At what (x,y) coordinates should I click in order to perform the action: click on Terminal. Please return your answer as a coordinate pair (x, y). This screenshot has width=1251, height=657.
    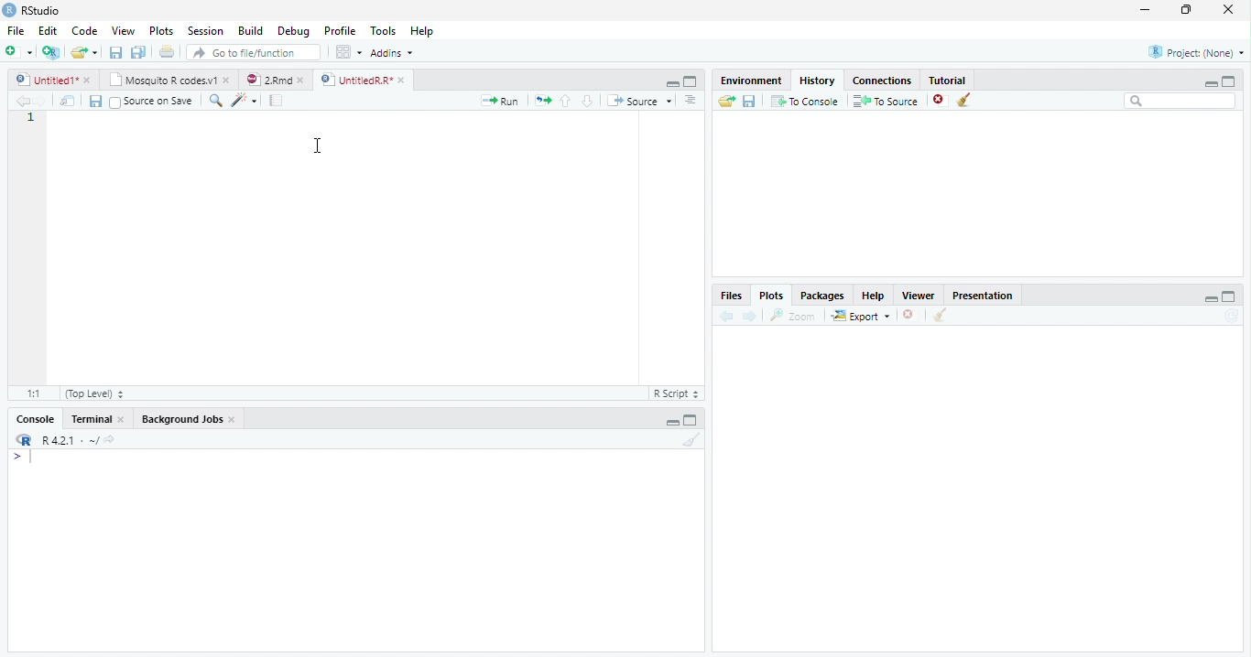
    Looking at the image, I should click on (97, 418).